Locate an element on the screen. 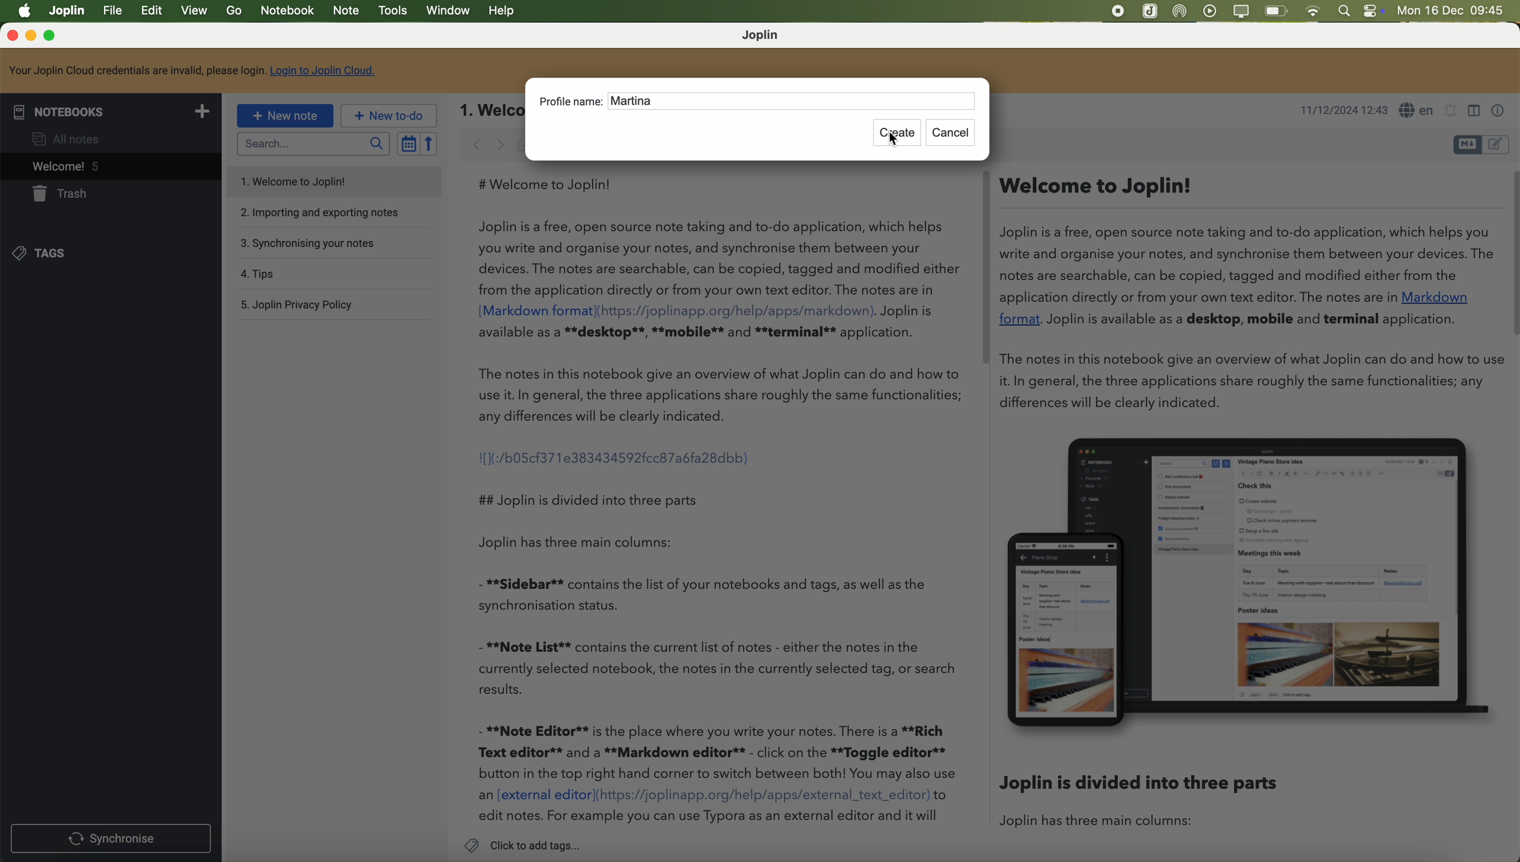 Image resolution: width=1520 pixels, height=862 pixels. 2. Importing and exporting notes is located at coordinates (319, 213).